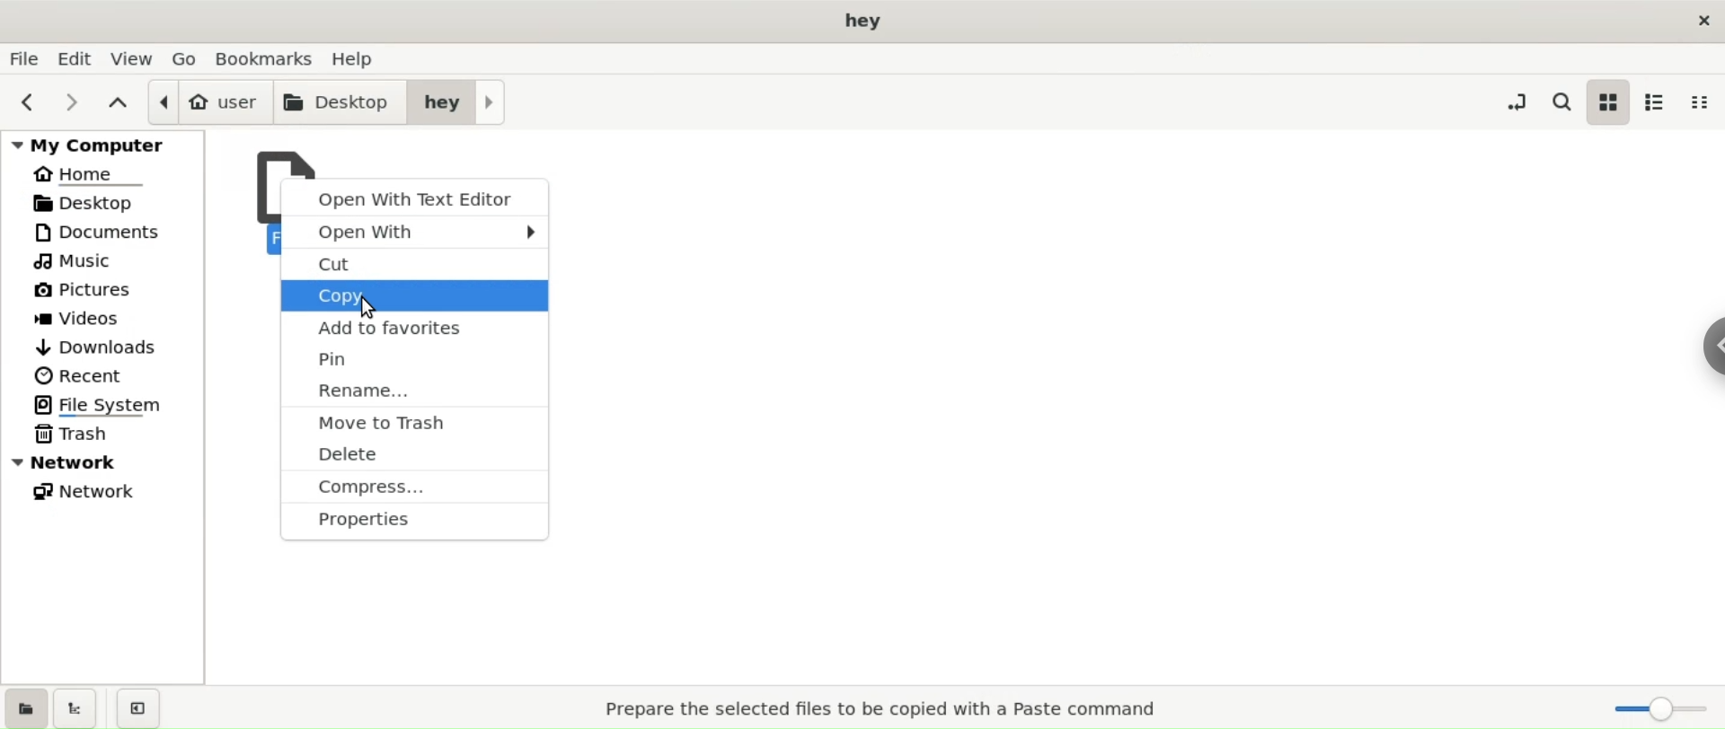  Describe the element at coordinates (109, 405) in the screenshot. I see `file system` at that location.